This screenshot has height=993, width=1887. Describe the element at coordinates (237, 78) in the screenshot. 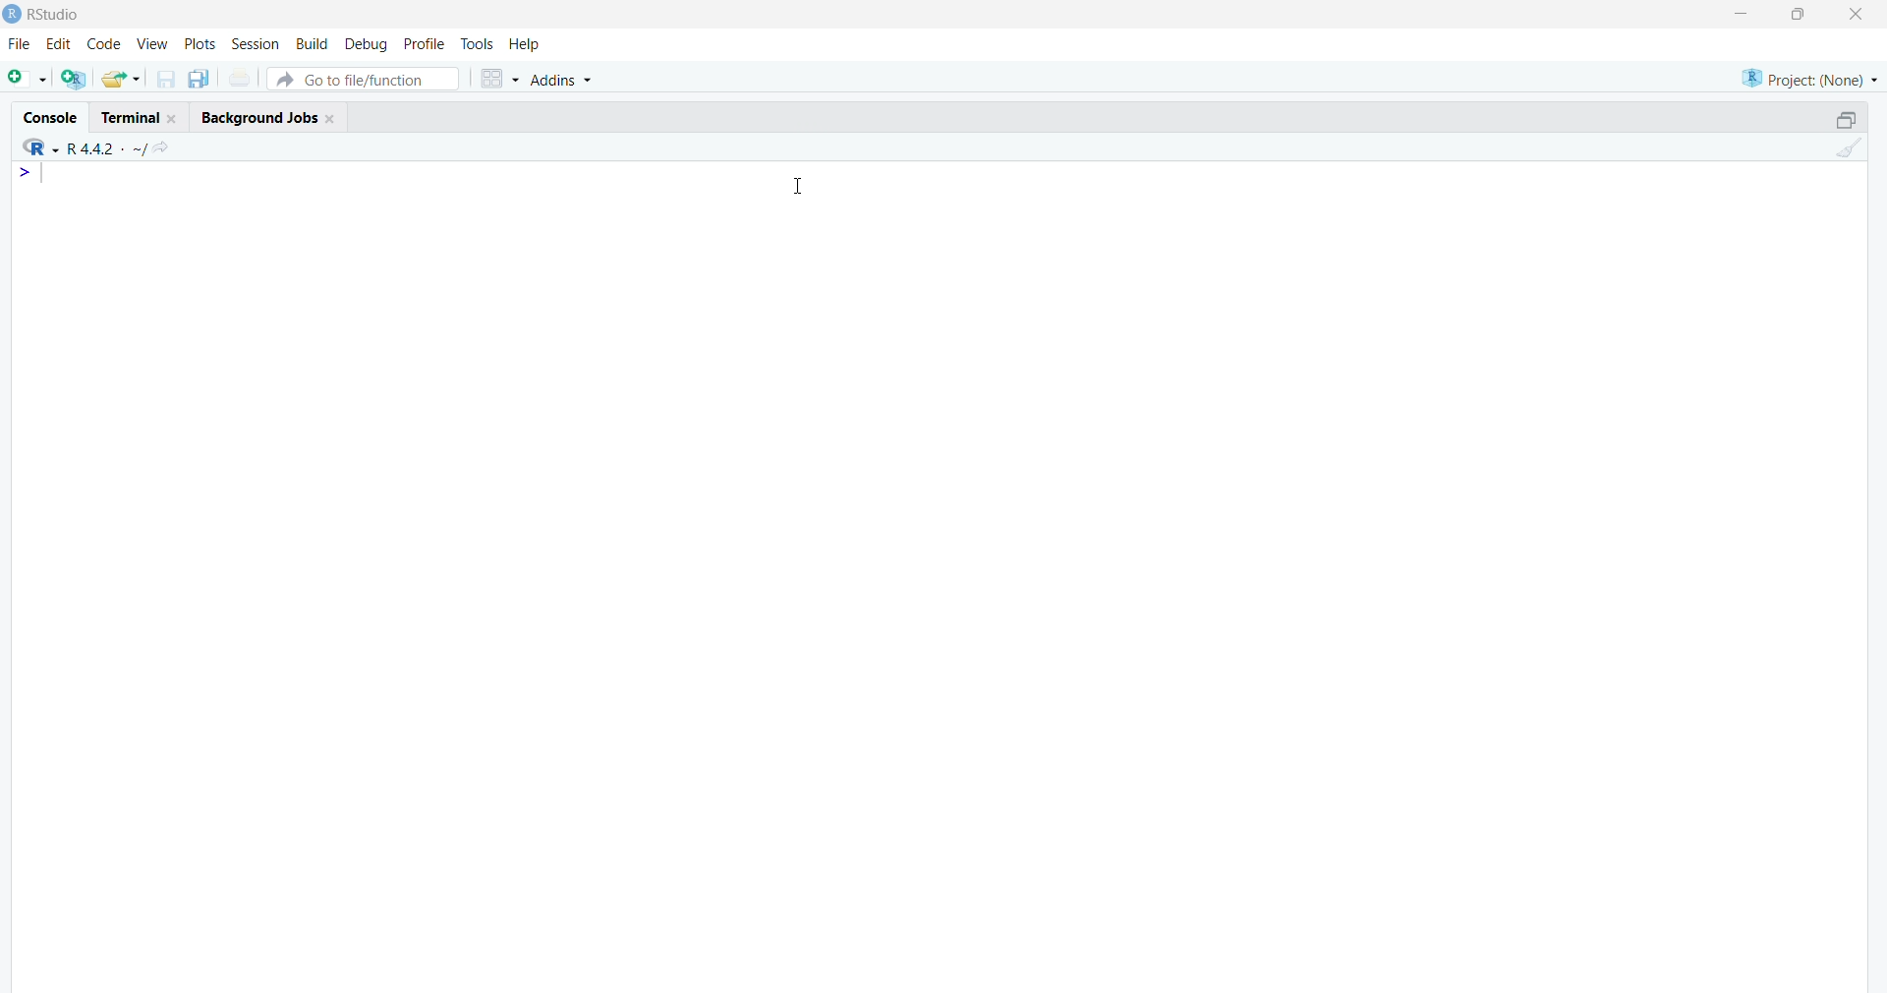

I see `print current file` at that location.